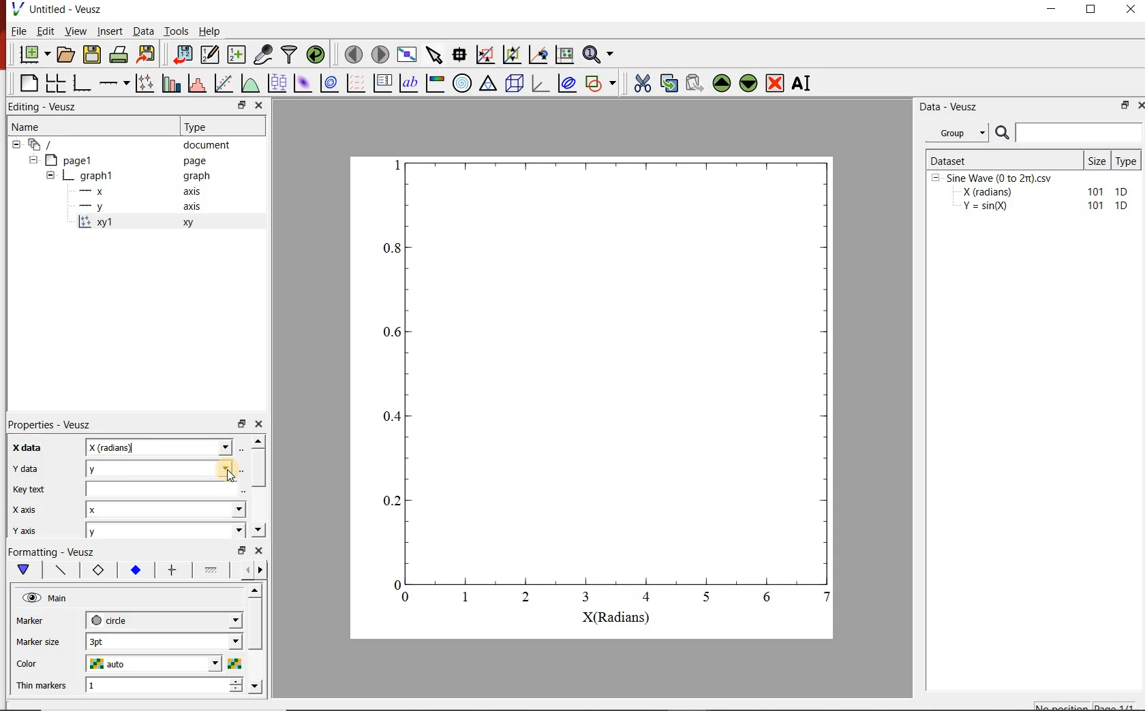  What do you see at coordinates (29, 83) in the screenshot?
I see `Blank page` at bounding box center [29, 83].